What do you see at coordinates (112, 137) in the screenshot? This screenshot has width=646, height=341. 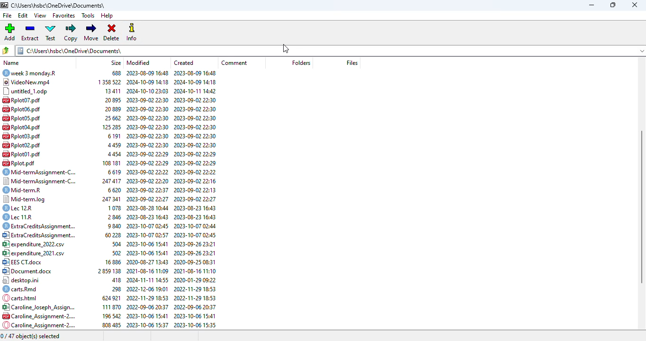 I see `6191` at bounding box center [112, 137].